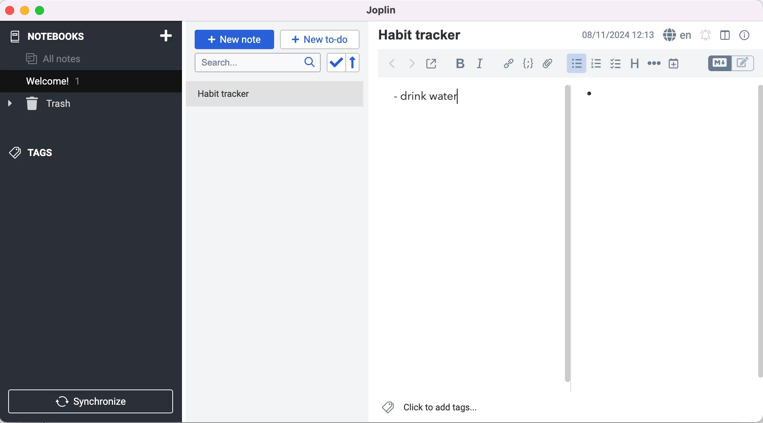 This screenshot has width=763, height=423. I want to click on reverse sort order, so click(358, 63).